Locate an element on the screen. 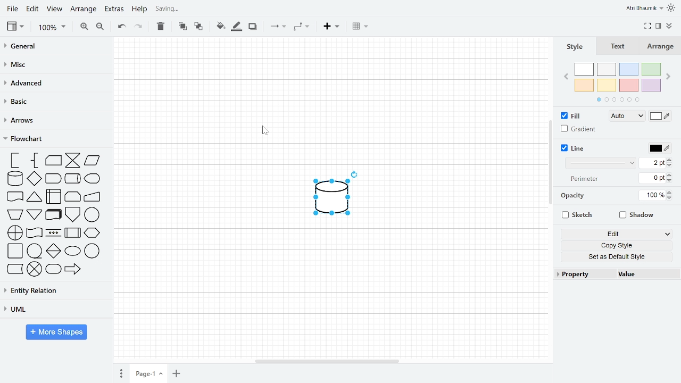 This screenshot has width=681, height=383. Themes is located at coordinates (672, 8).